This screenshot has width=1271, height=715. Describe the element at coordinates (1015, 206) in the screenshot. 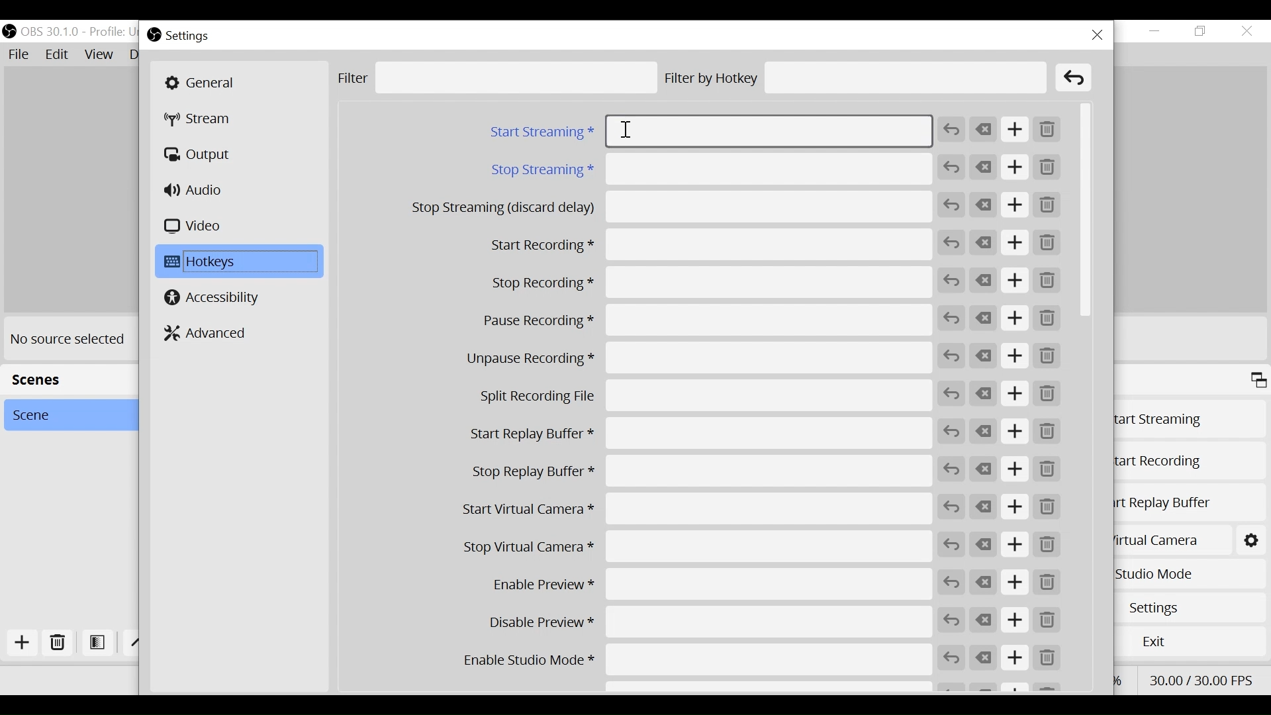

I see `Add` at that location.